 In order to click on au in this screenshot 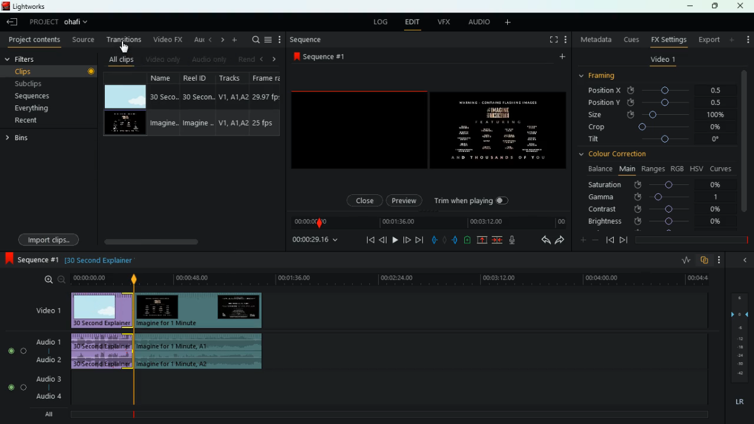, I will do `click(197, 39)`.